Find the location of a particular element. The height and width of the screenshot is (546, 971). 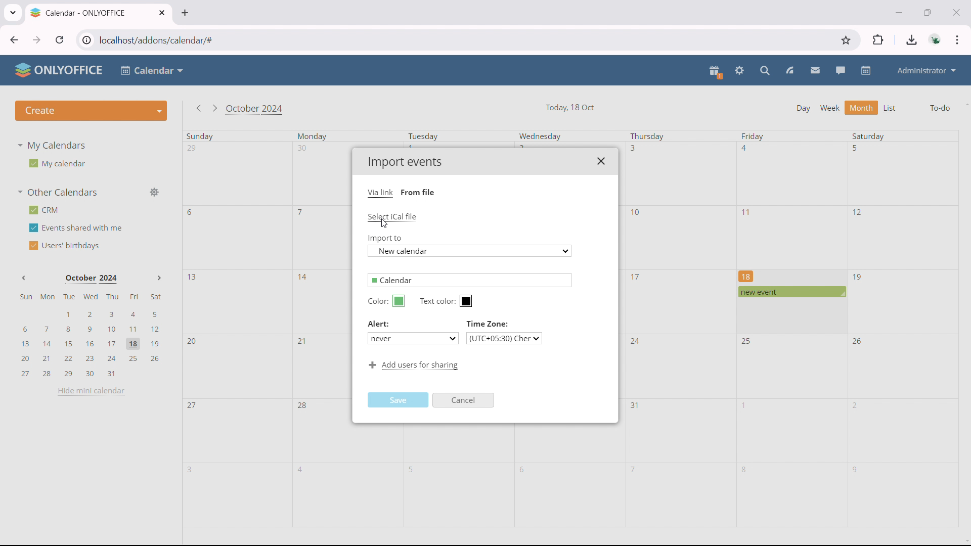

Time Zone: is located at coordinates (489, 324).